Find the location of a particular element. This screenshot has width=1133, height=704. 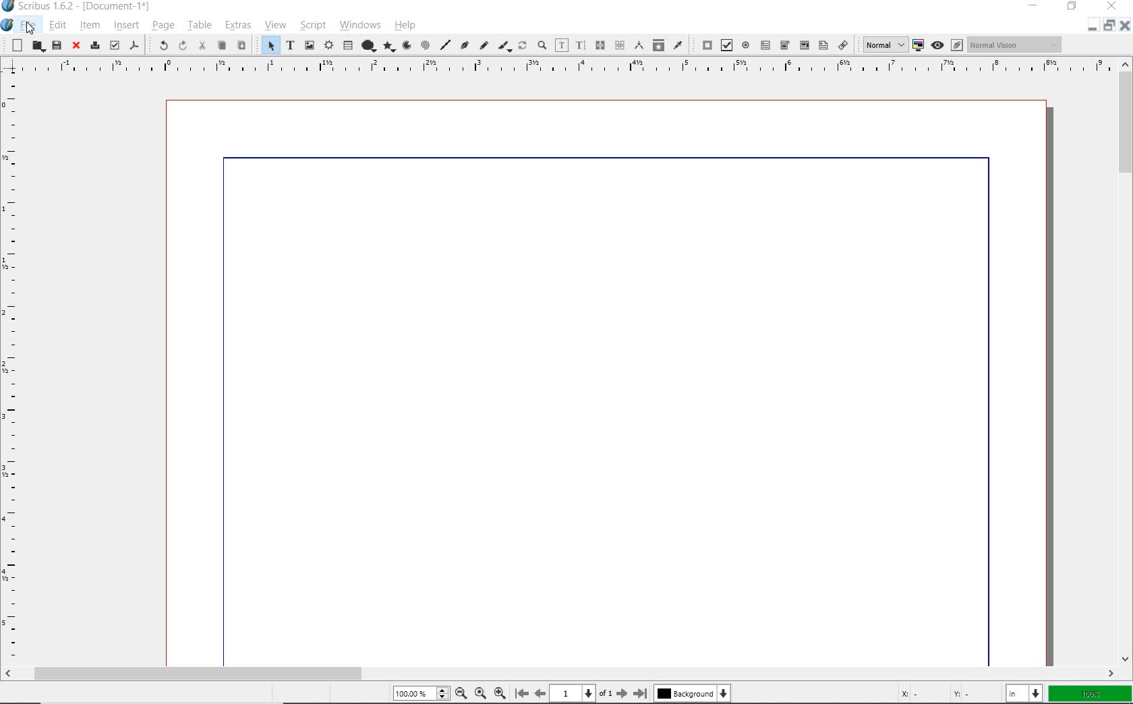

edit contents of frame is located at coordinates (562, 46).